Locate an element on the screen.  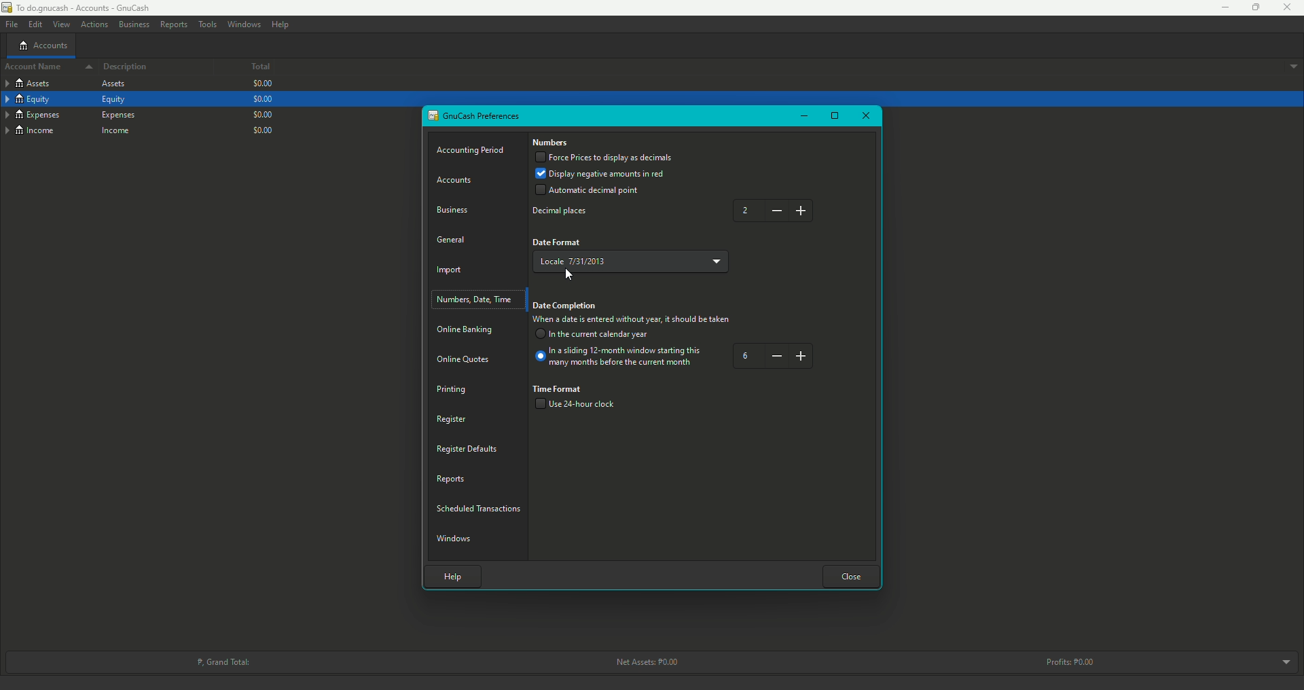
Numbers, Date, Time is located at coordinates (477, 299).